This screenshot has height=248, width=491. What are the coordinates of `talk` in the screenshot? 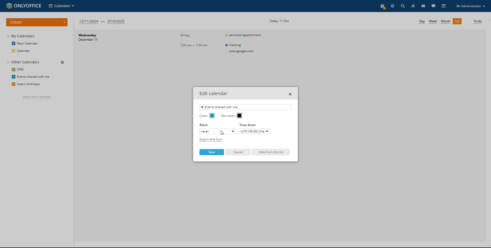 It's located at (433, 6).